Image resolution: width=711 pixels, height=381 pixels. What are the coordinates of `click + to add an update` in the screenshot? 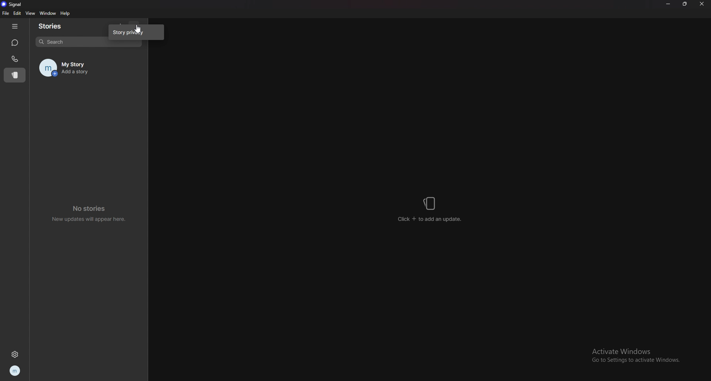 It's located at (430, 220).